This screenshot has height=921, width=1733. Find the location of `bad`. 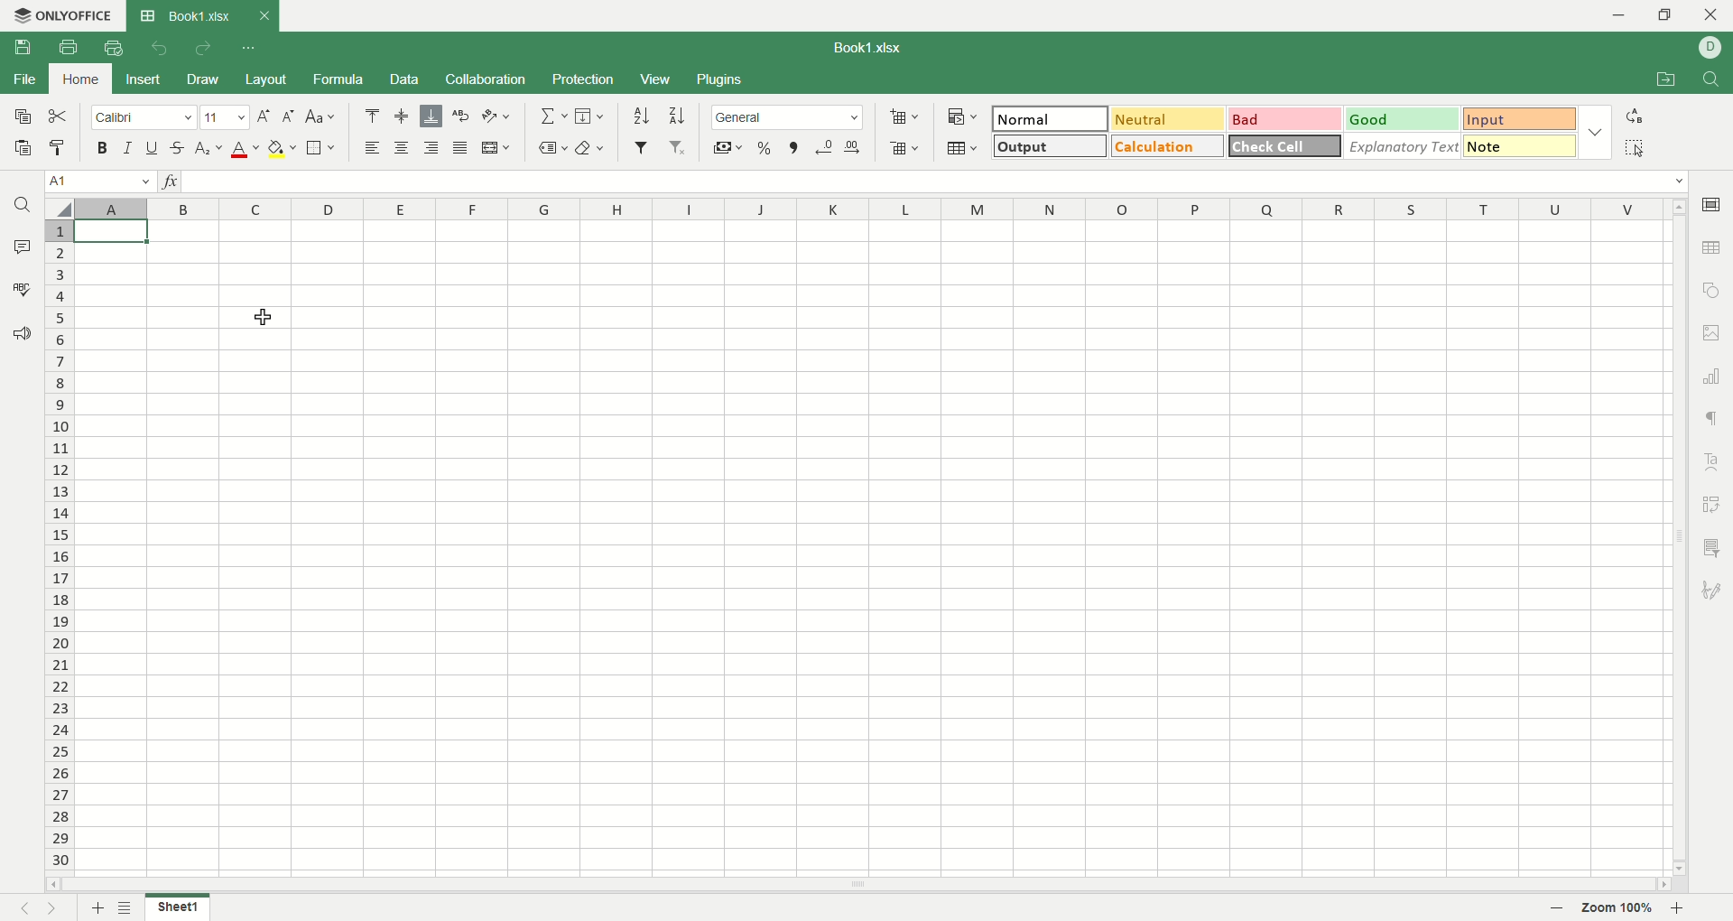

bad is located at coordinates (1283, 119).